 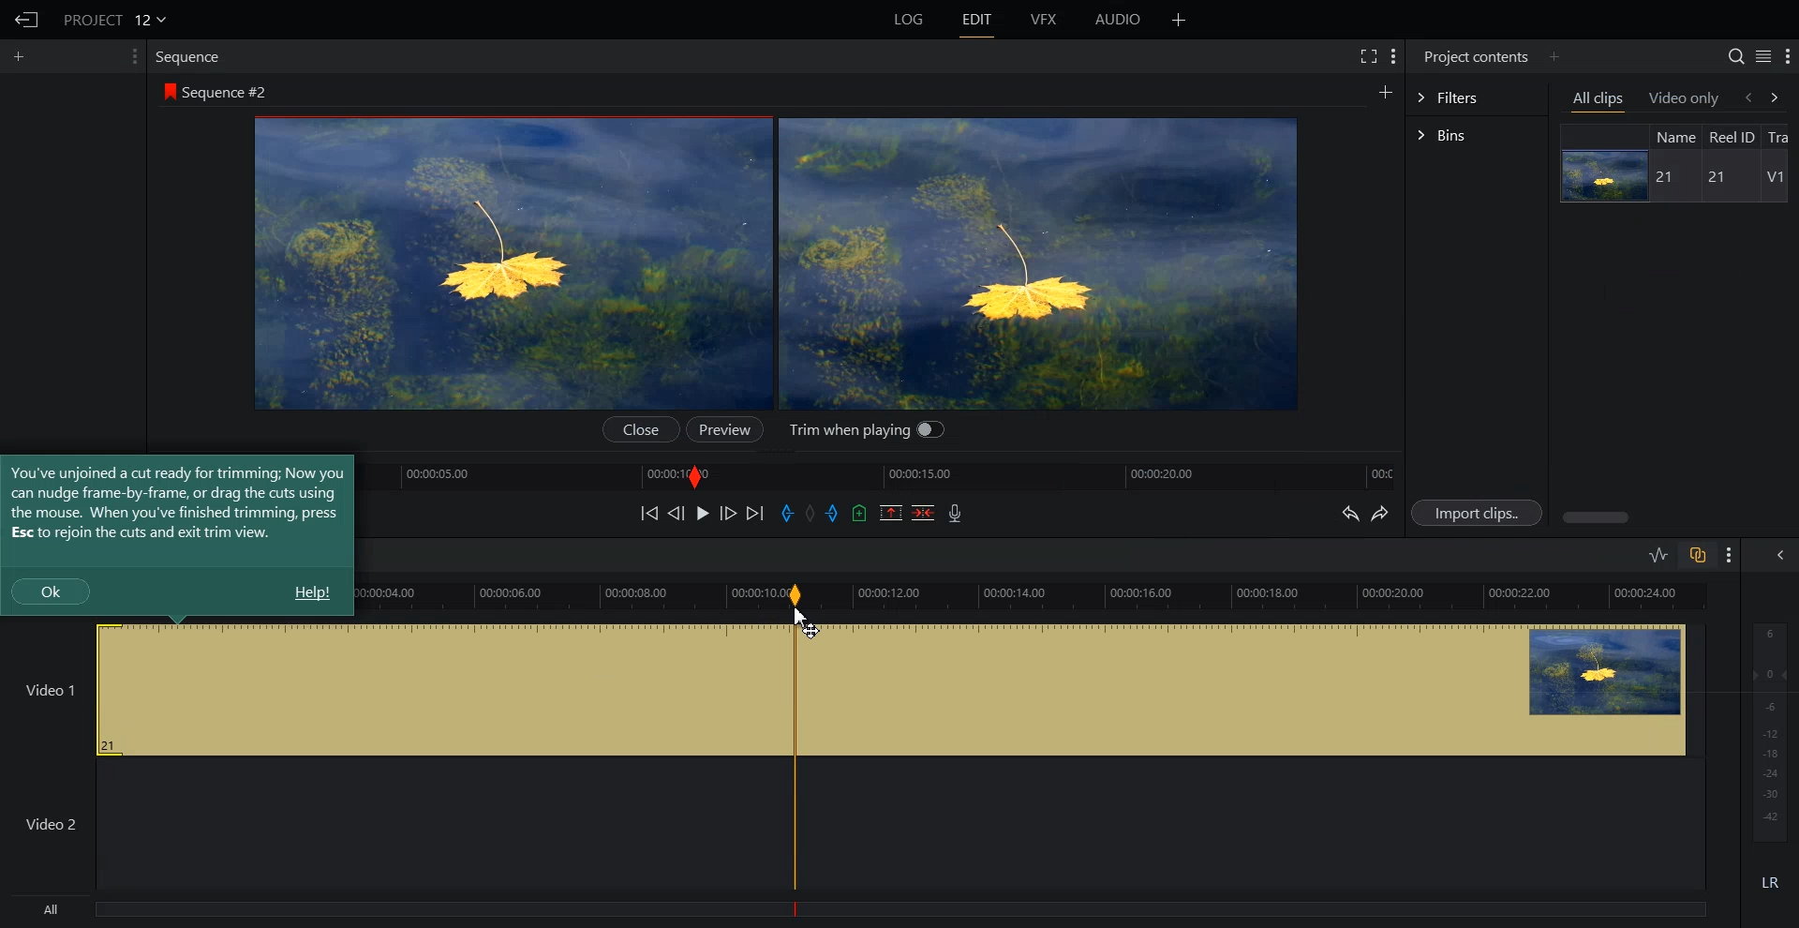 I want to click on EDIT, so click(x=975, y=20).